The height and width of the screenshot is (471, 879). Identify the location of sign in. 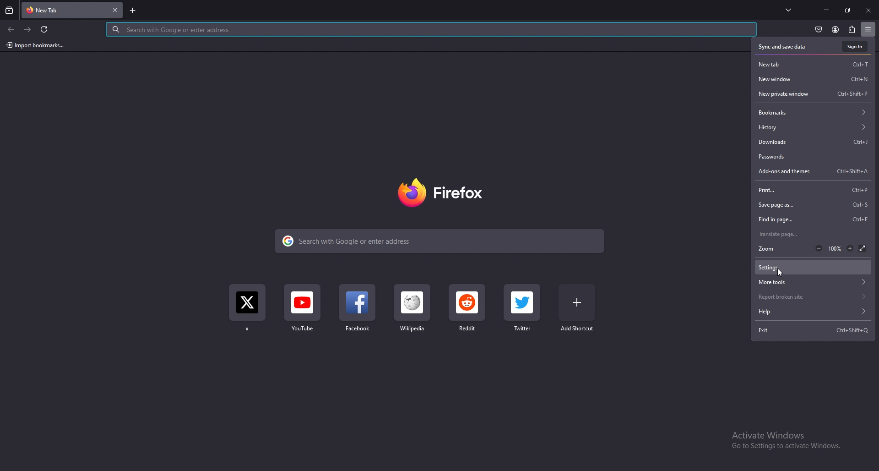
(854, 47).